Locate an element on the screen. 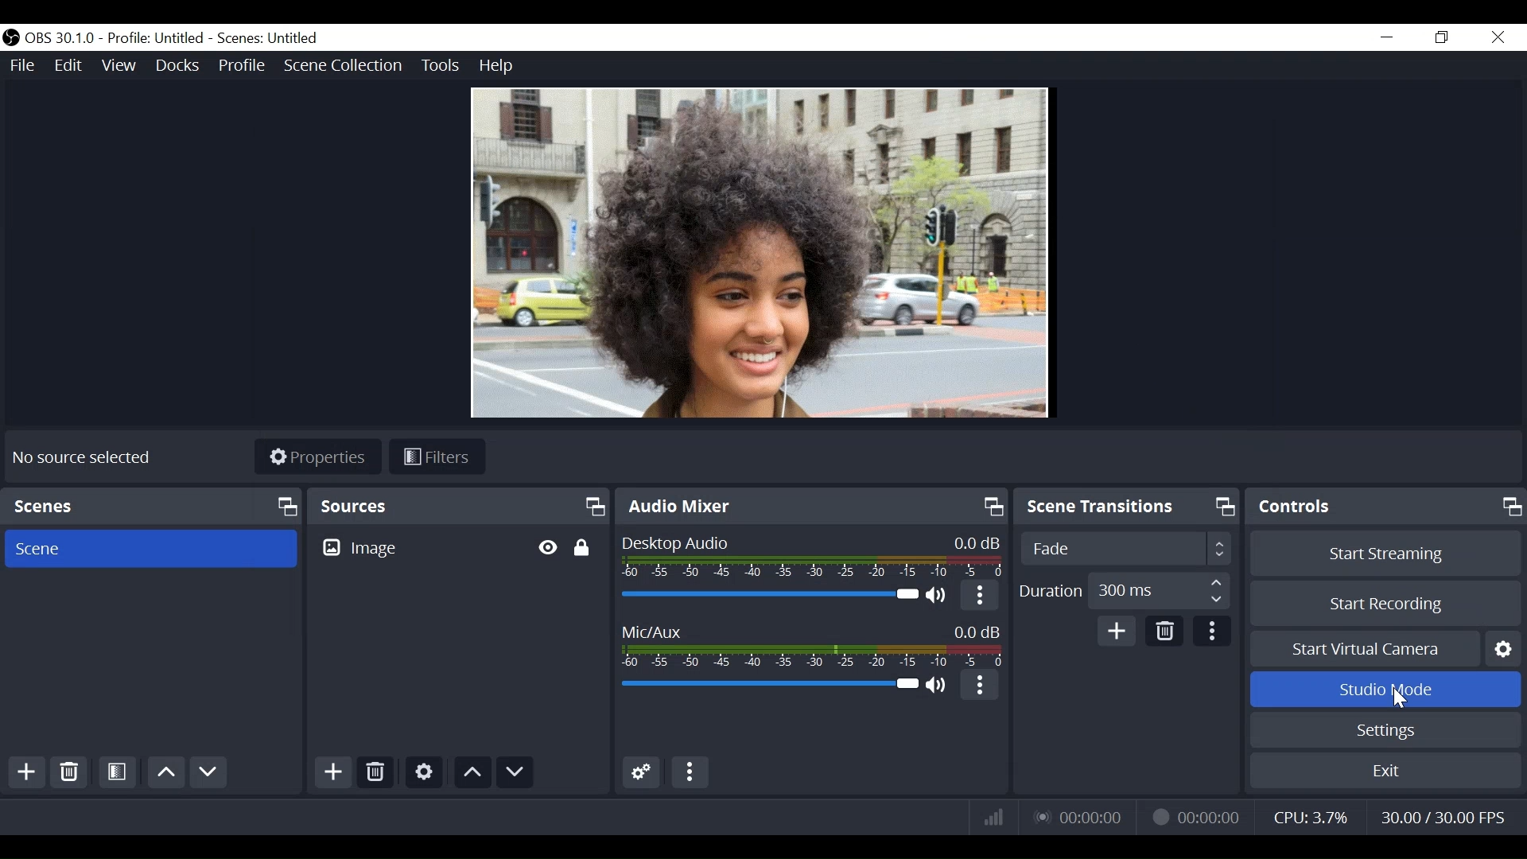  Exit is located at coordinates (1383, 772).